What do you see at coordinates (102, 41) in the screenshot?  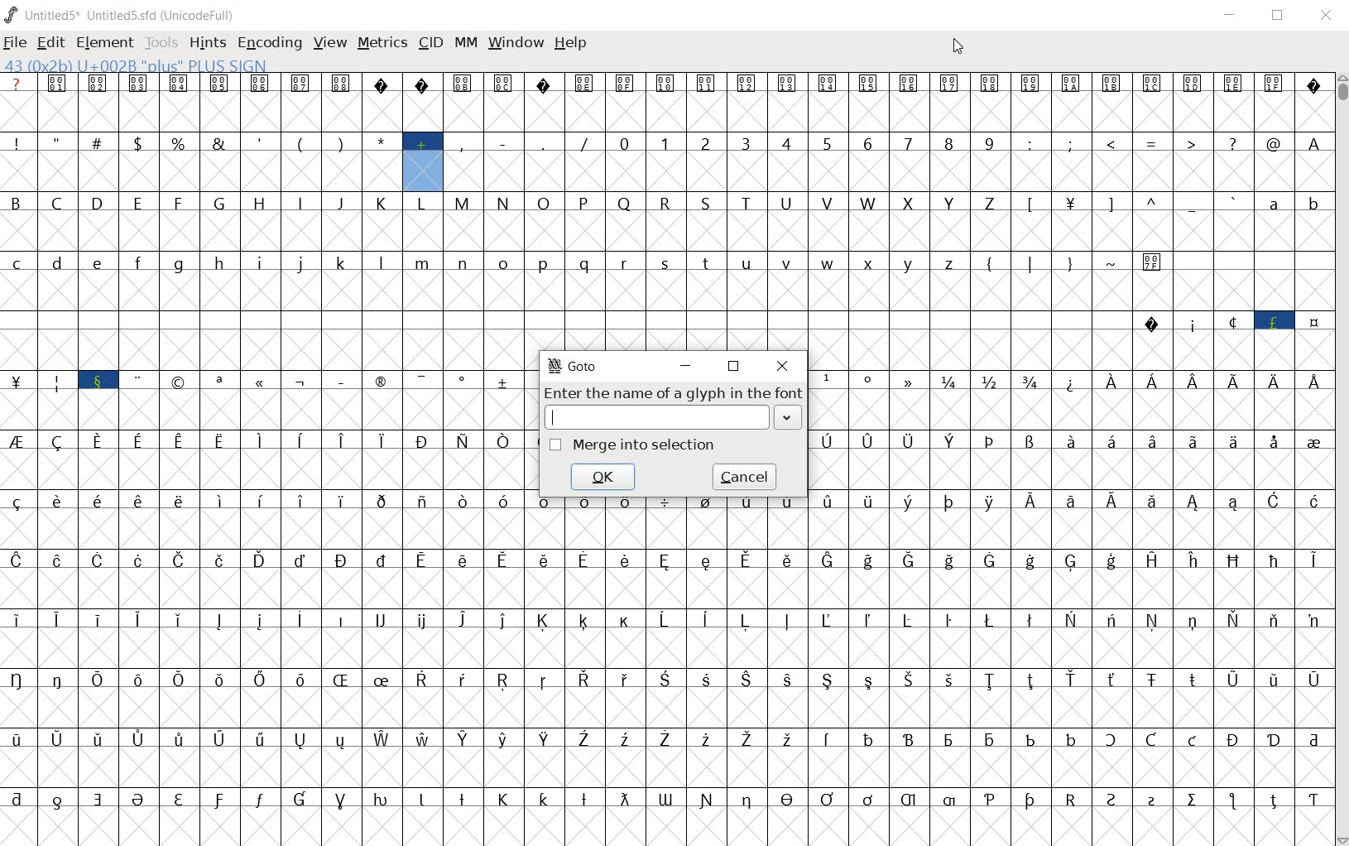 I see `element` at bounding box center [102, 41].